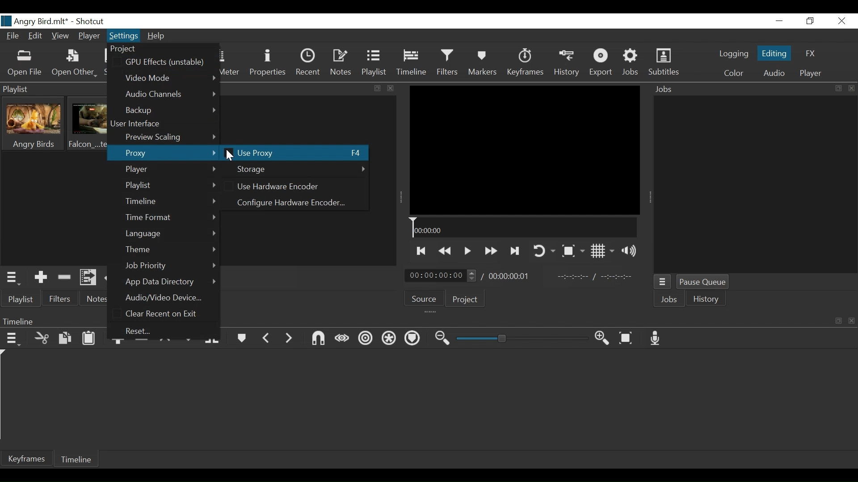 This screenshot has width=858, height=482. I want to click on Edit, so click(36, 36).